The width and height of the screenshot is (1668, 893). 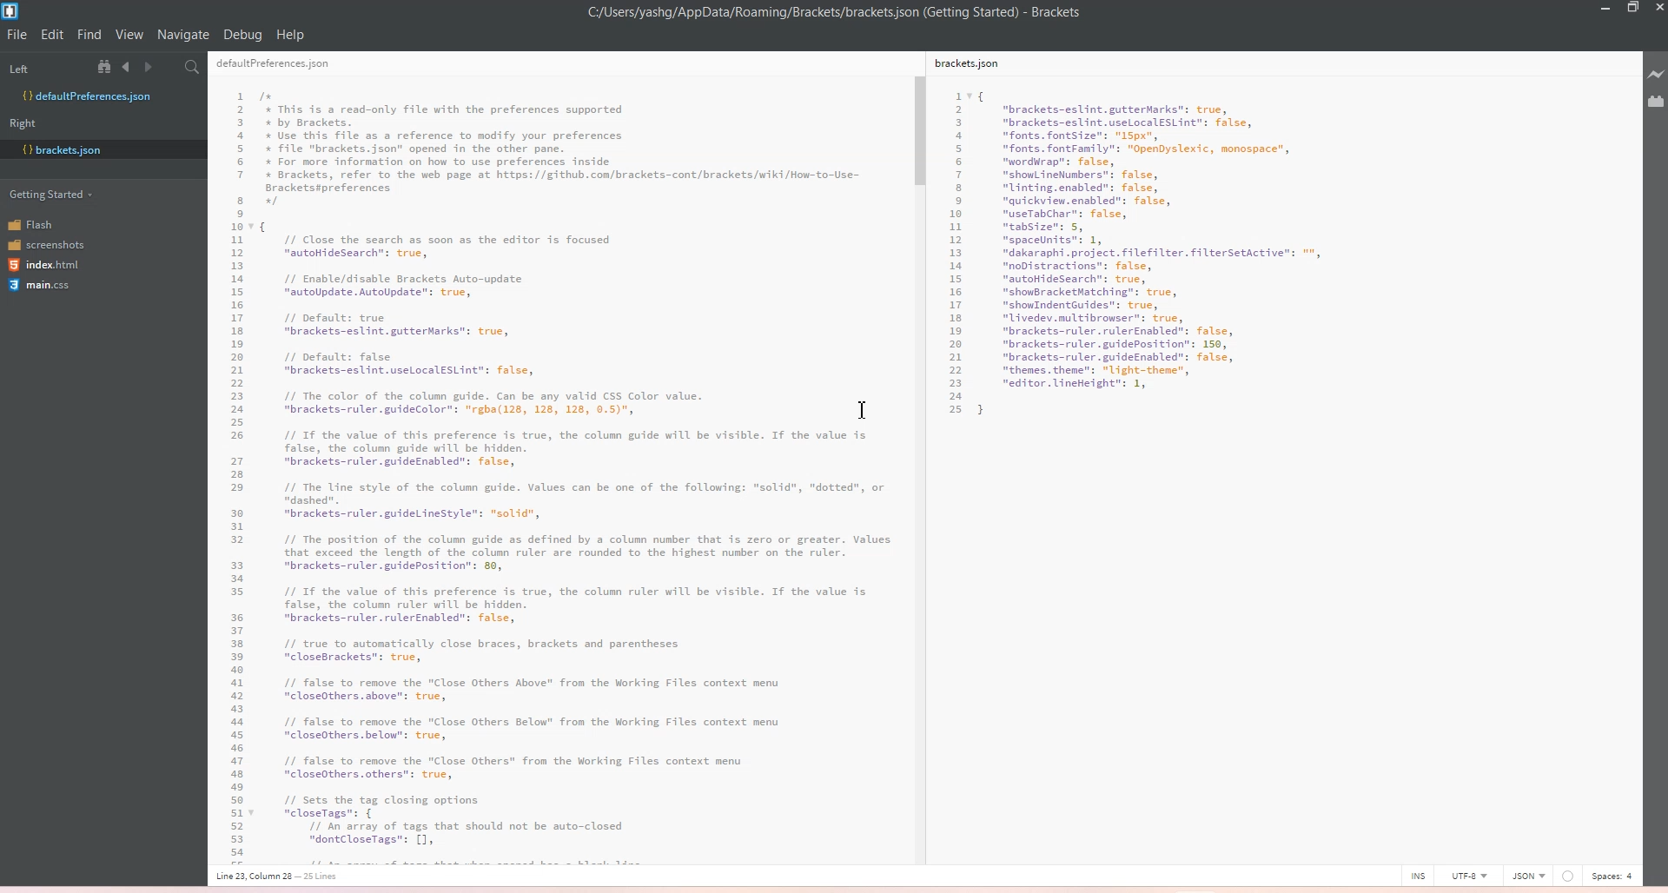 I want to click on main.css, so click(x=43, y=288).